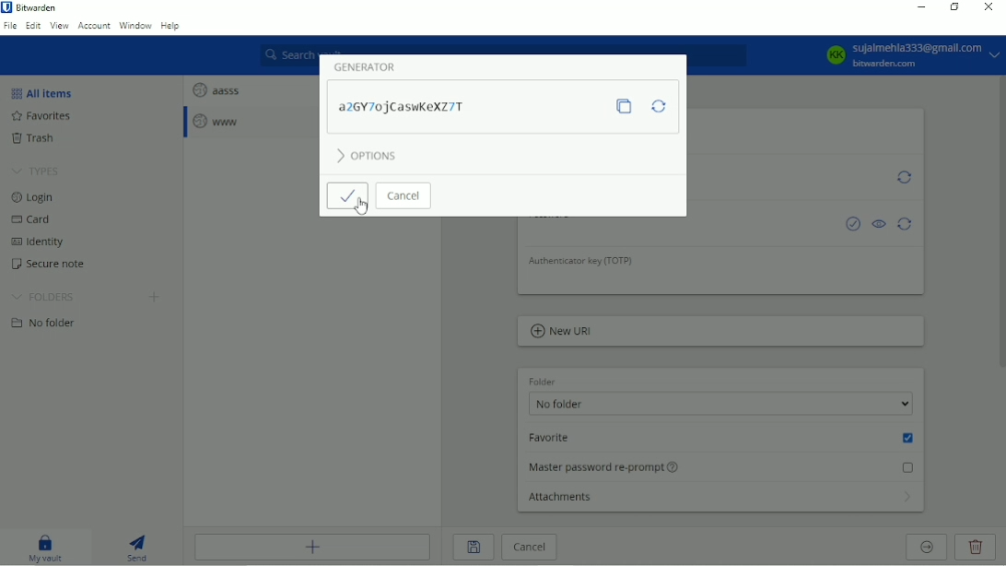 The width and height of the screenshot is (1006, 566). Describe the element at coordinates (53, 264) in the screenshot. I see `Secure note` at that location.